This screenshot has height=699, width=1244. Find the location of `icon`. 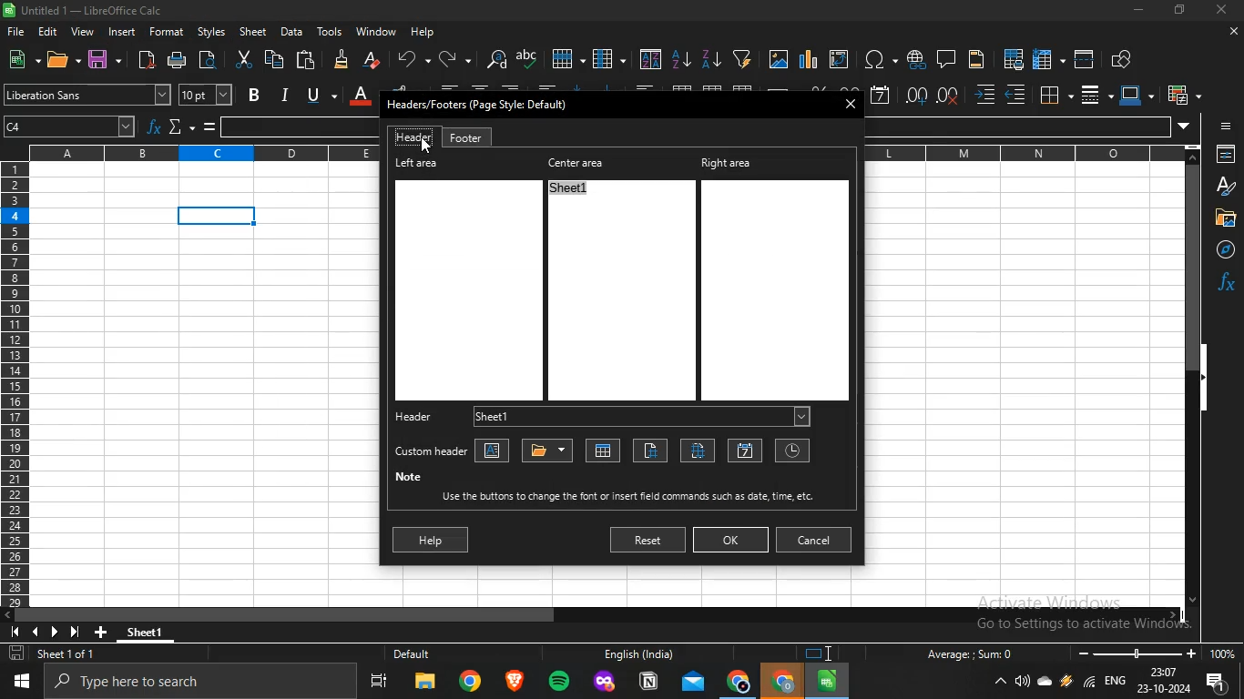

icon is located at coordinates (822, 653).